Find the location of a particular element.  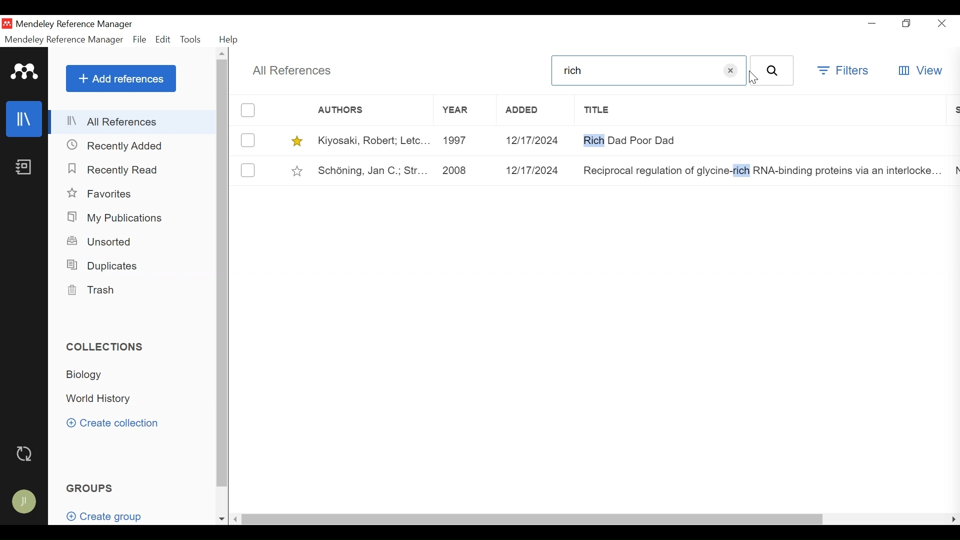

(un)select is located at coordinates (248, 170).